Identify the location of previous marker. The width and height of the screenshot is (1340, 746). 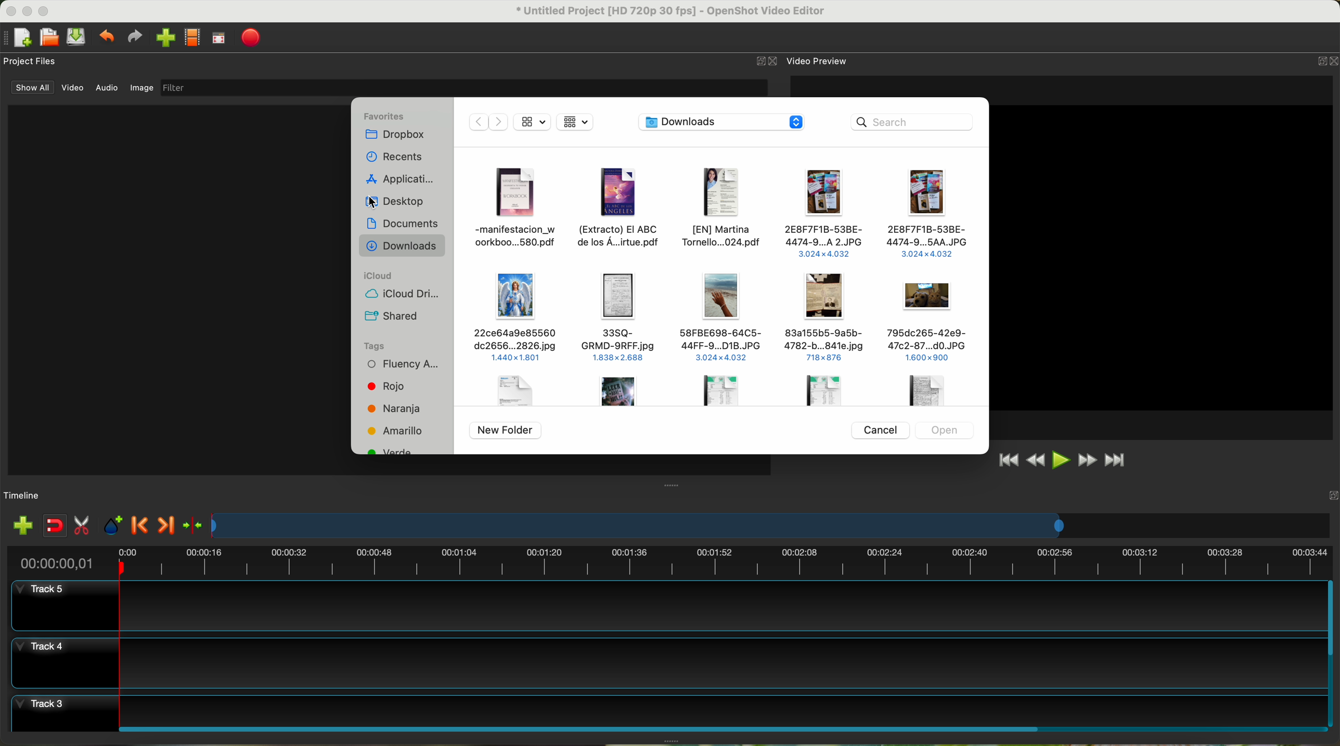
(140, 525).